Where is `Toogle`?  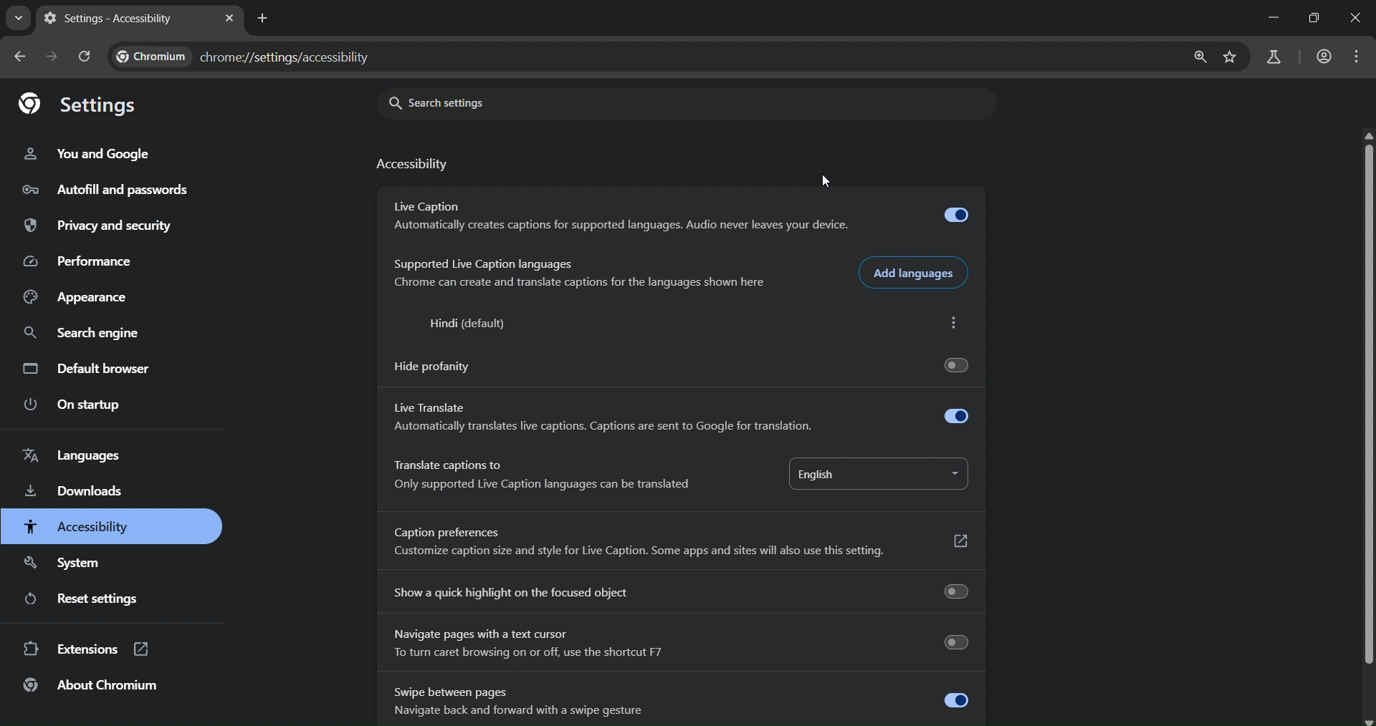
Toogle is located at coordinates (952, 641).